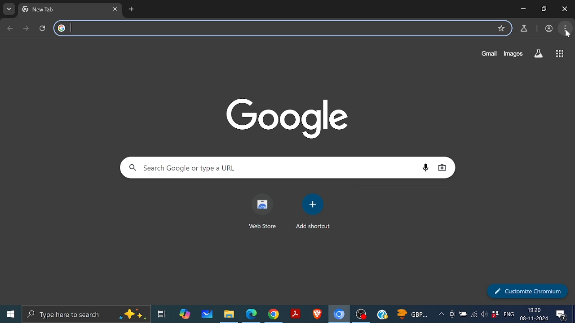 Image resolution: width=575 pixels, height=323 pixels. Describe the element at coordinates (88, 314) in the screenshot. I see `Type here to search` at that location.